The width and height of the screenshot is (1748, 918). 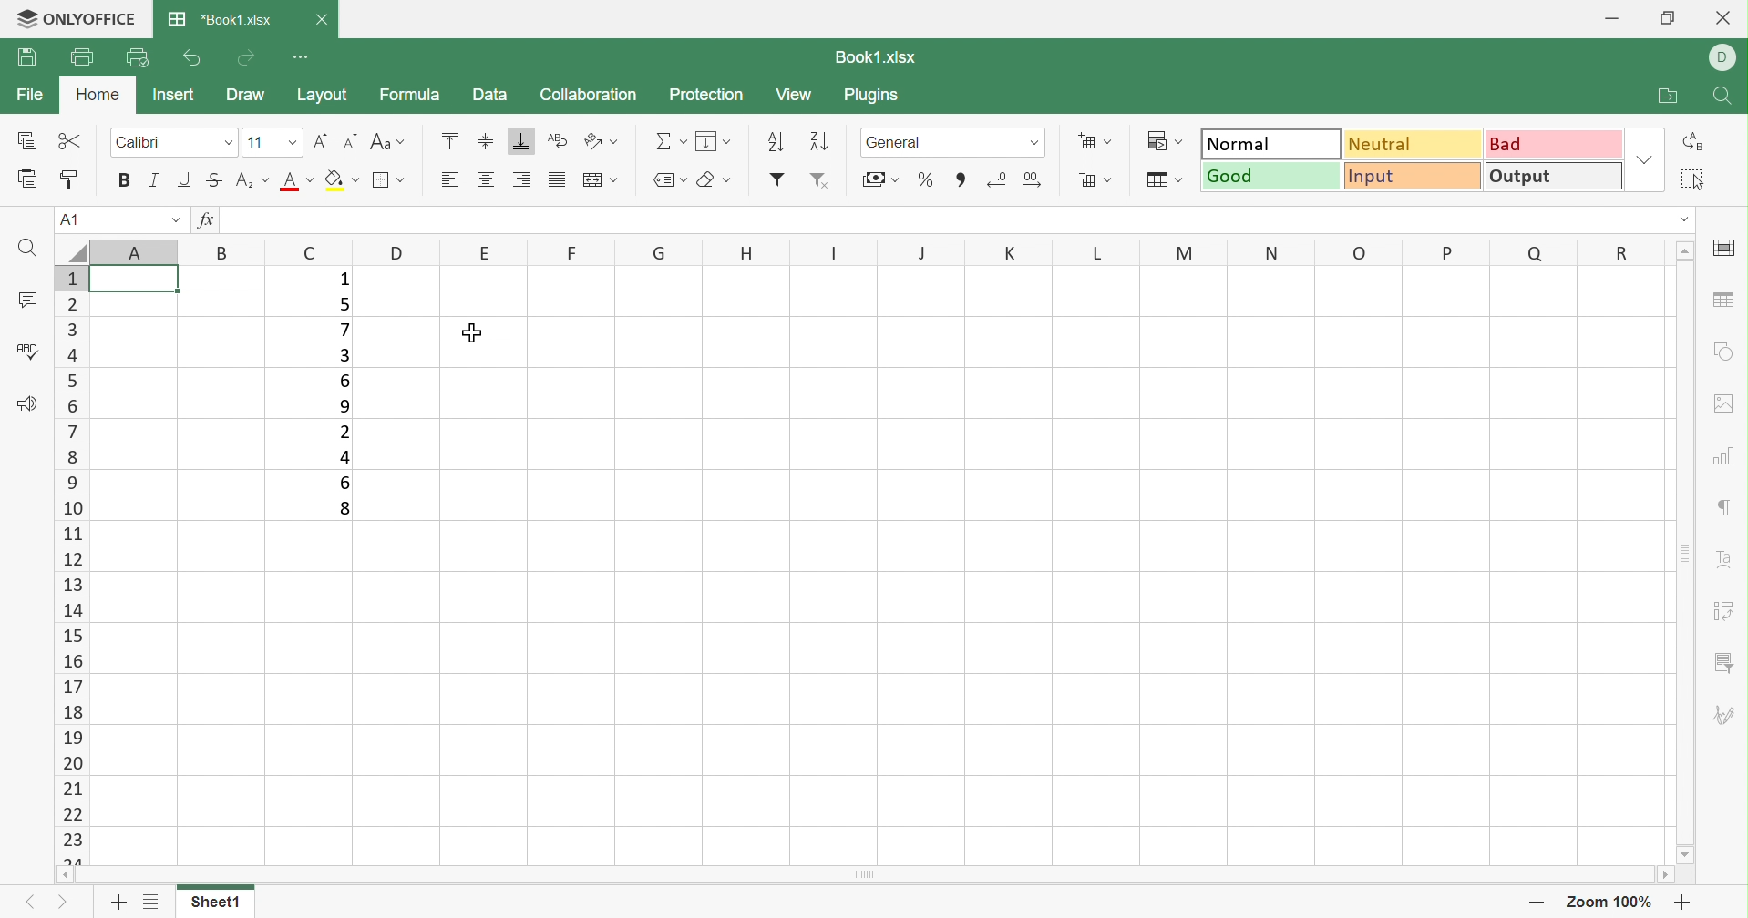 What do you see at coordinates (342, 509) in the screenshot?
I see `8` at bounding box center [342, 509].